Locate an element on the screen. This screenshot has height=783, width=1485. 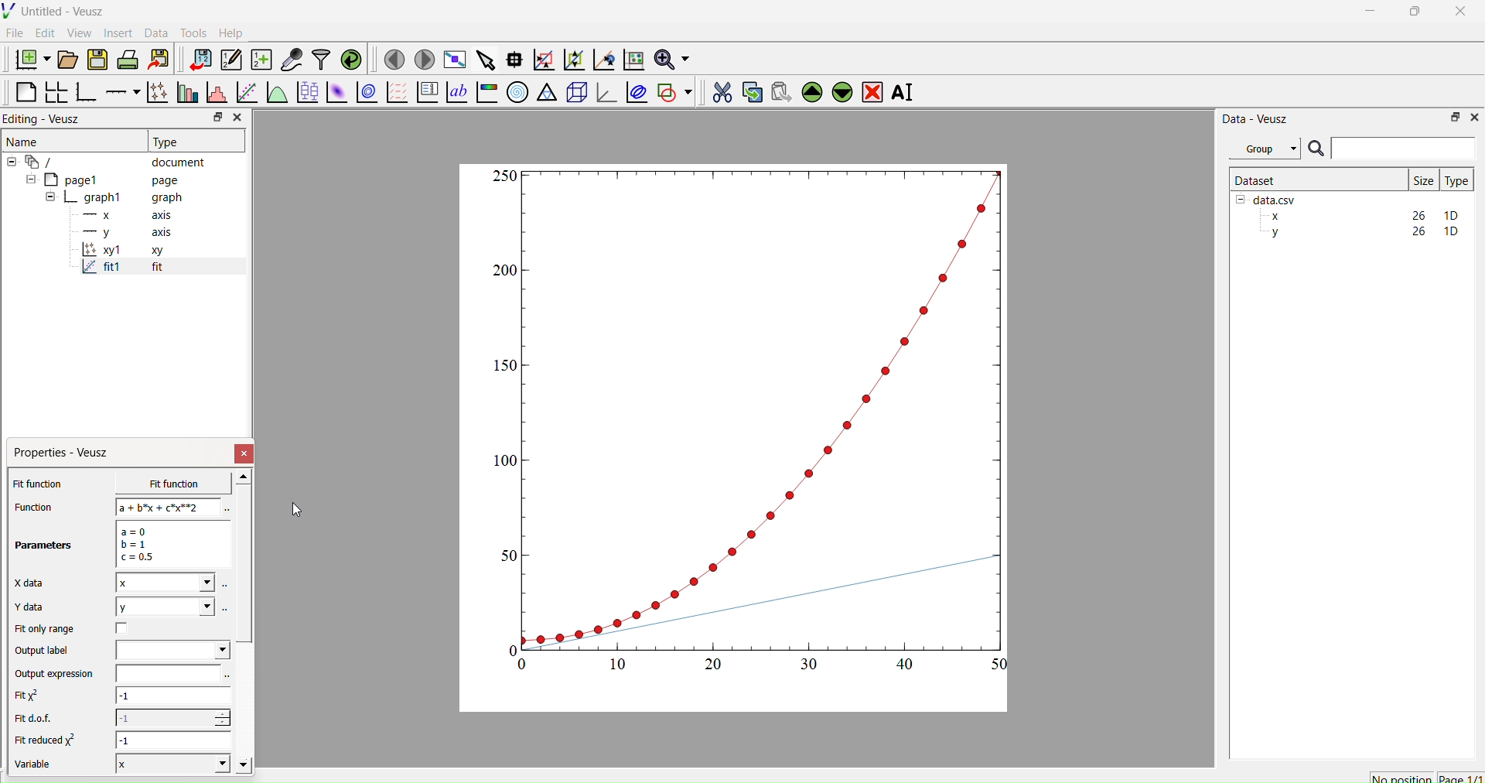
Ternary graph is located at coordinates (548, 91).